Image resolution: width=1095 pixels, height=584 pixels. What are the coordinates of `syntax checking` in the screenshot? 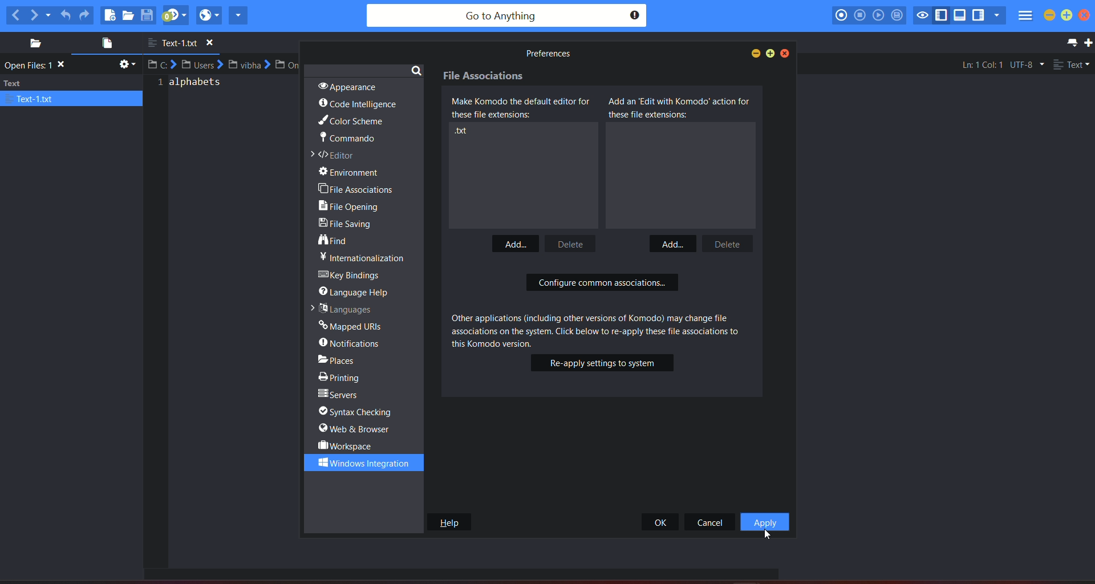 It's located at (360, 412).